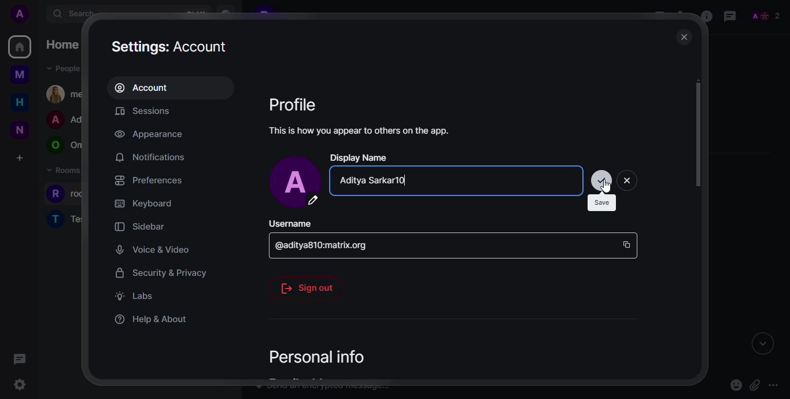 The height and width of the screenshot is (399, 790). I want to click on close, so click(630, 180).